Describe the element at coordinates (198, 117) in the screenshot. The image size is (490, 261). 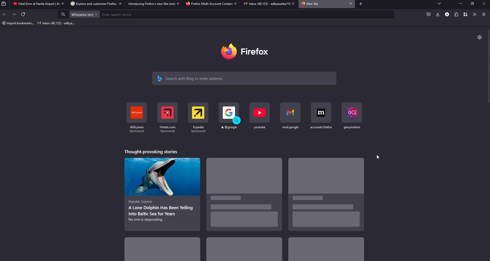
I see `shortcut` at that location.